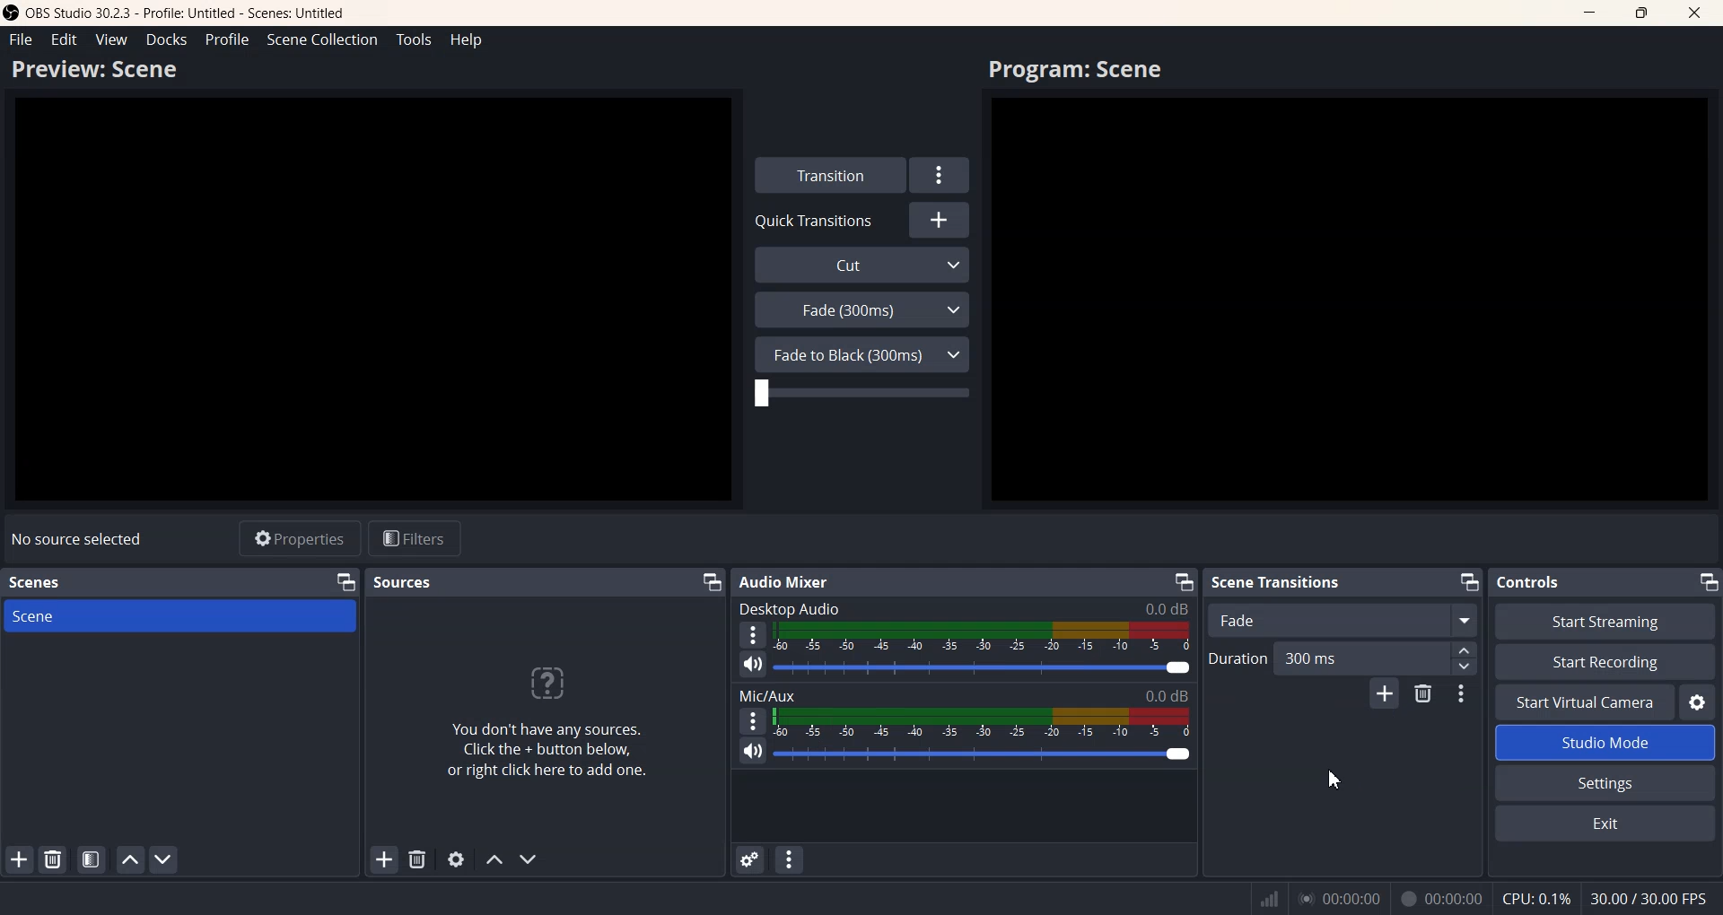  What do you see at coordinates (981, 754) in the screenshot?
I see `Volume Adjuster` at bounding box center [981, 754].